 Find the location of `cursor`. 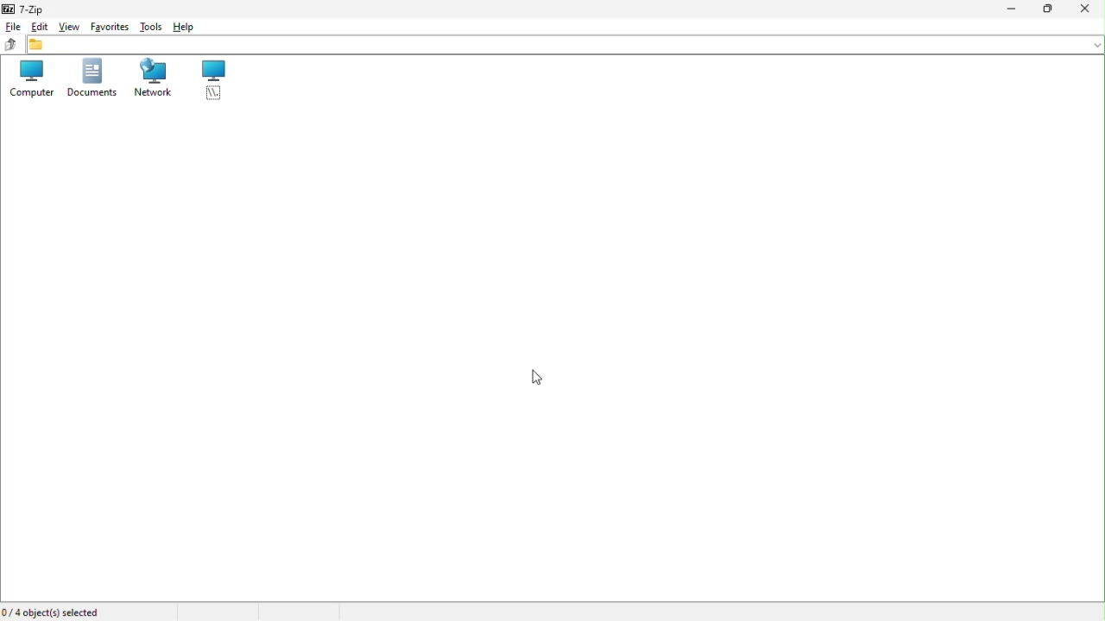

cursor is located at coordinates (540, 379).